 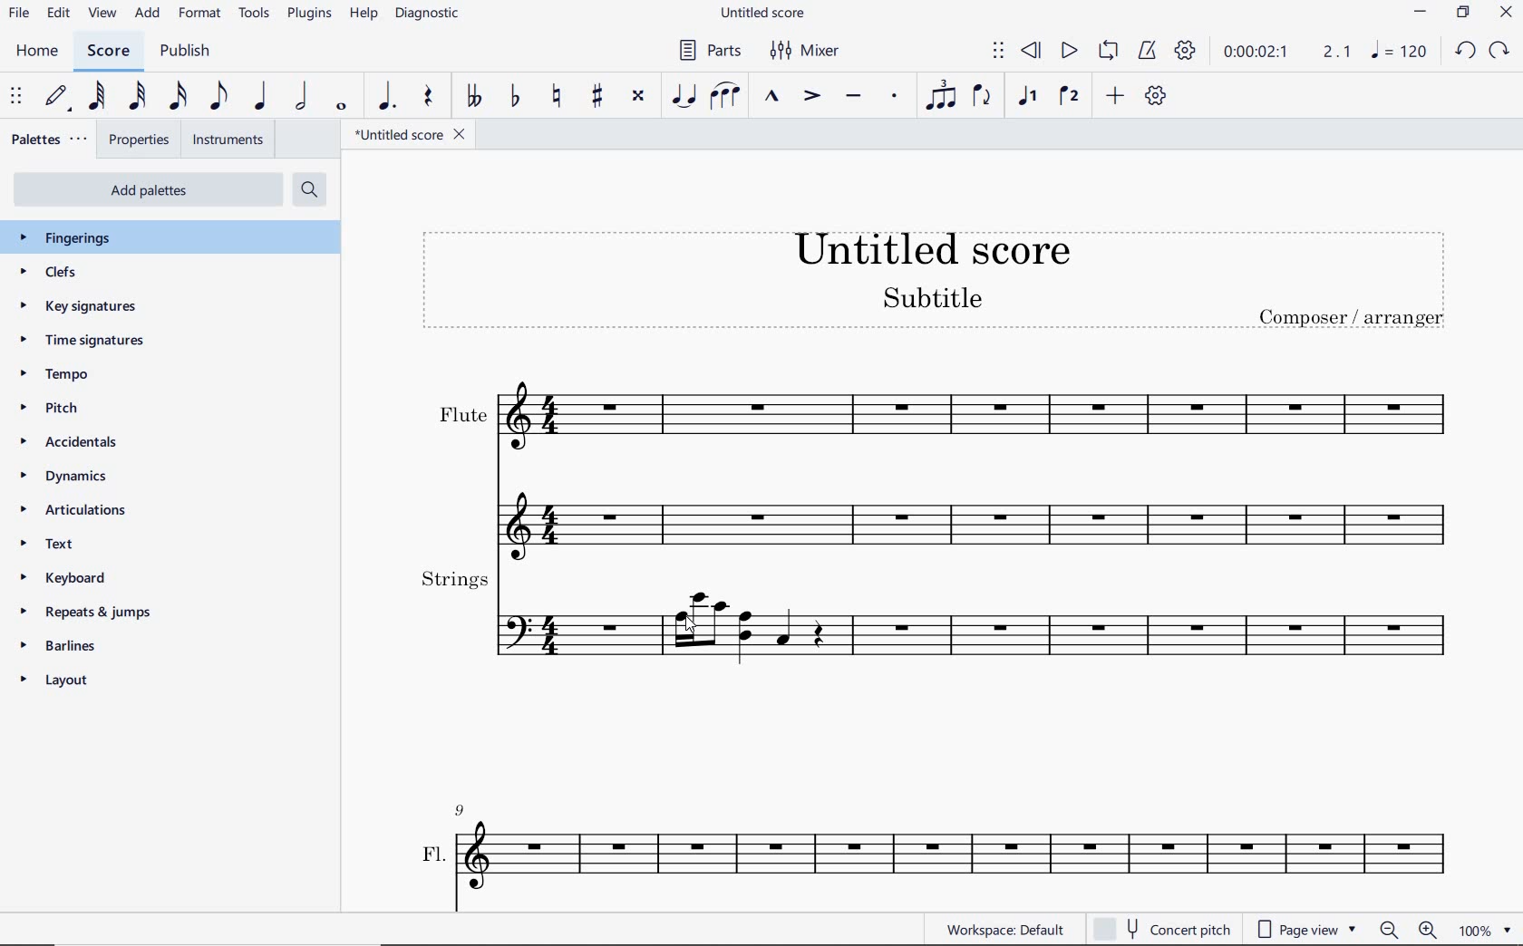 I want to click on key signatures, so click(x=80, y=307).